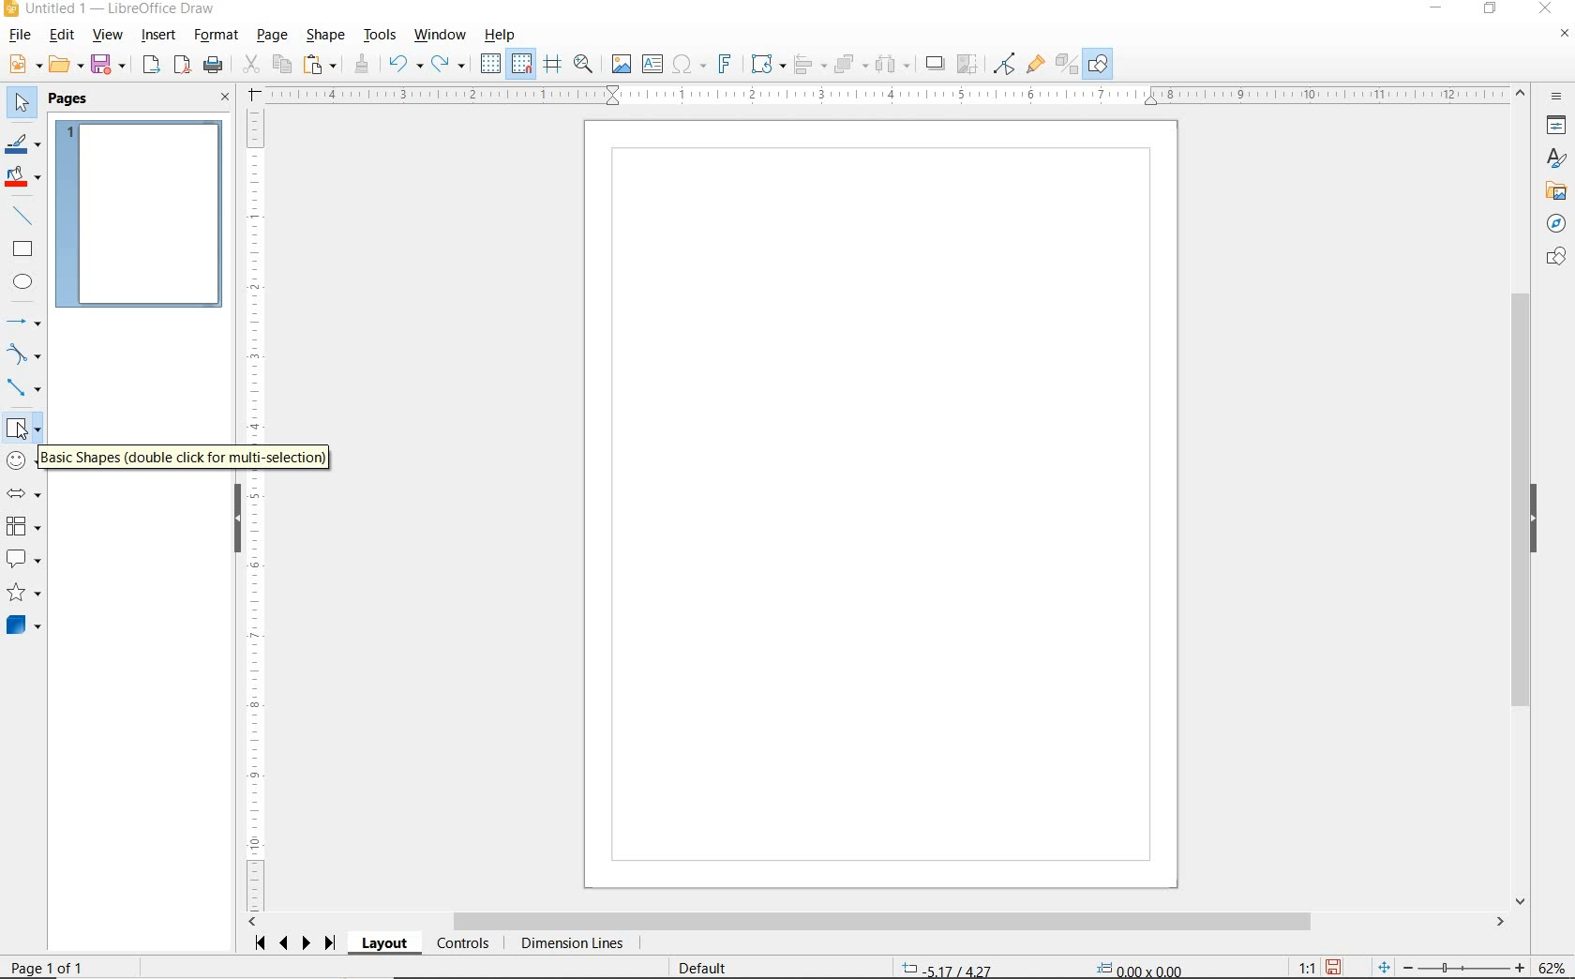 The image size is (1575, 979). Describe the element at coordinates (159, 37) in the screenshot. I see `INSERT` at that location.